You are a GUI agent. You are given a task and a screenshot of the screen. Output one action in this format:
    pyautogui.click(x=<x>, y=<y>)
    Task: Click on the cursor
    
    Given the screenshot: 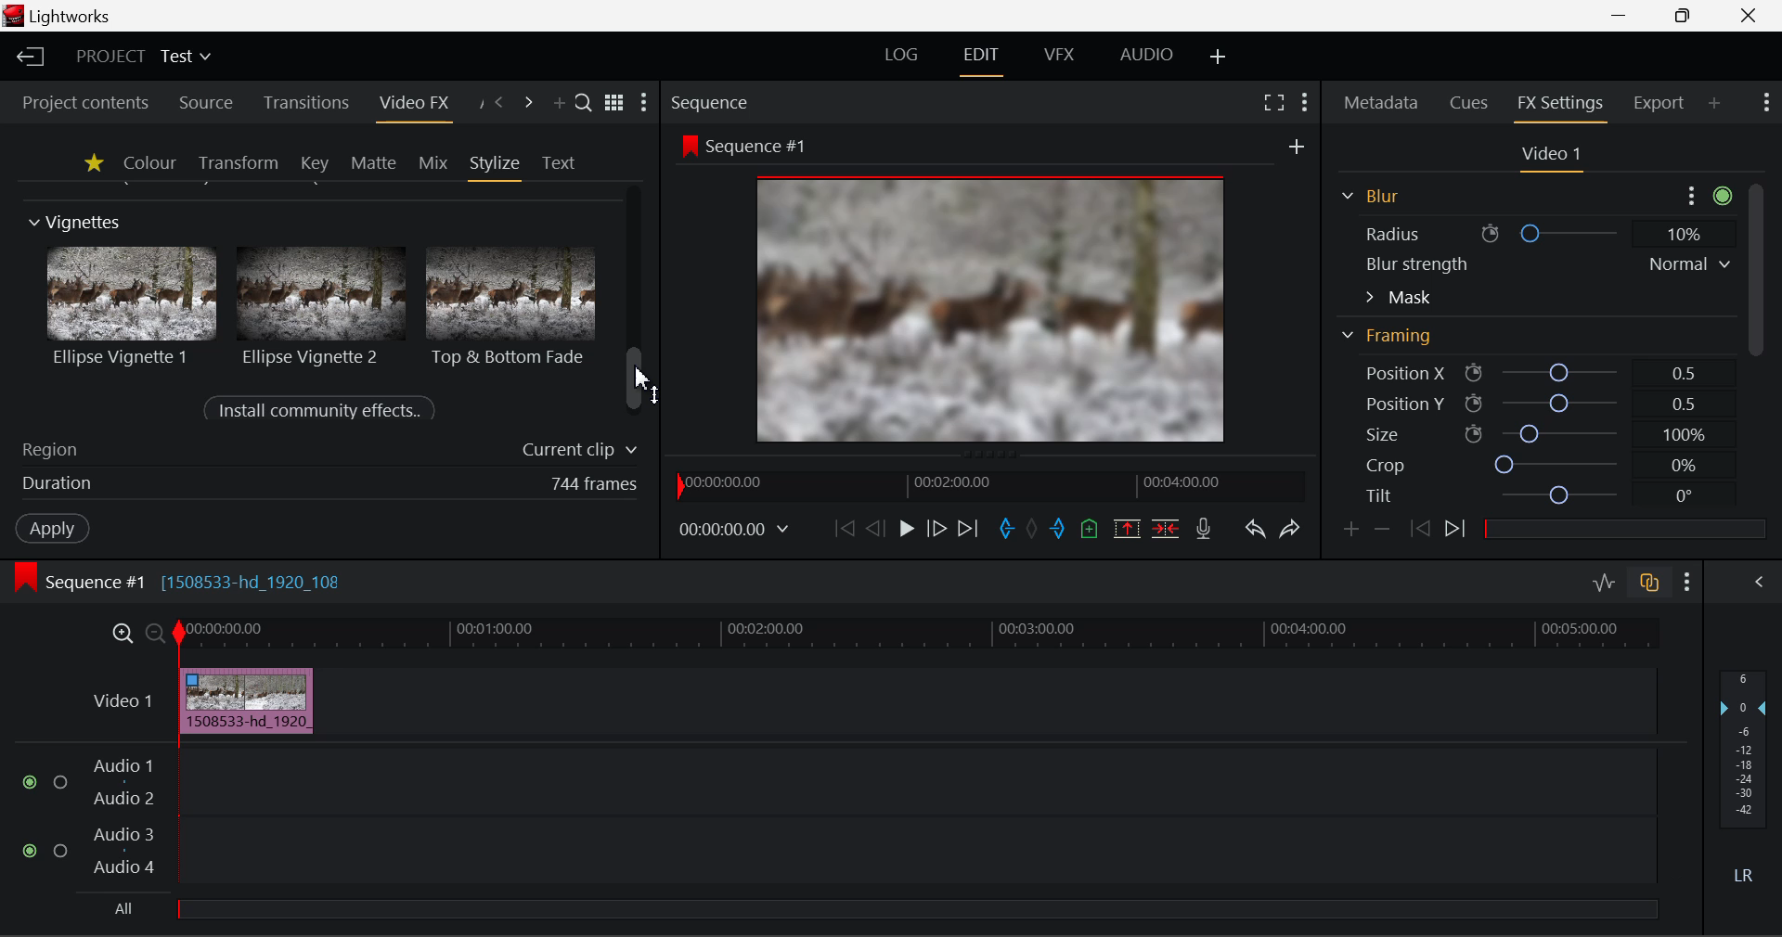 What is the action you would take?
    pyautogui.click(x=223, y=698)
    